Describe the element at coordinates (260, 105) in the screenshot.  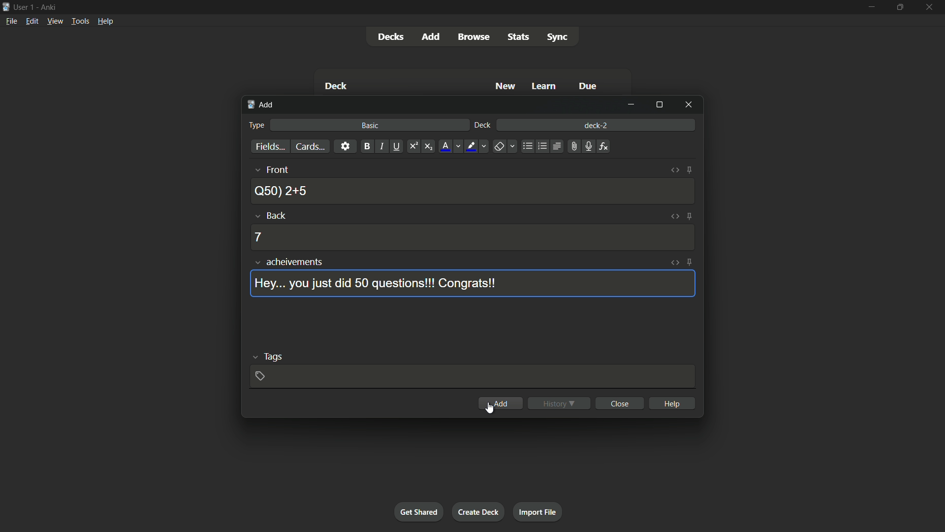
I see `add` at that location.